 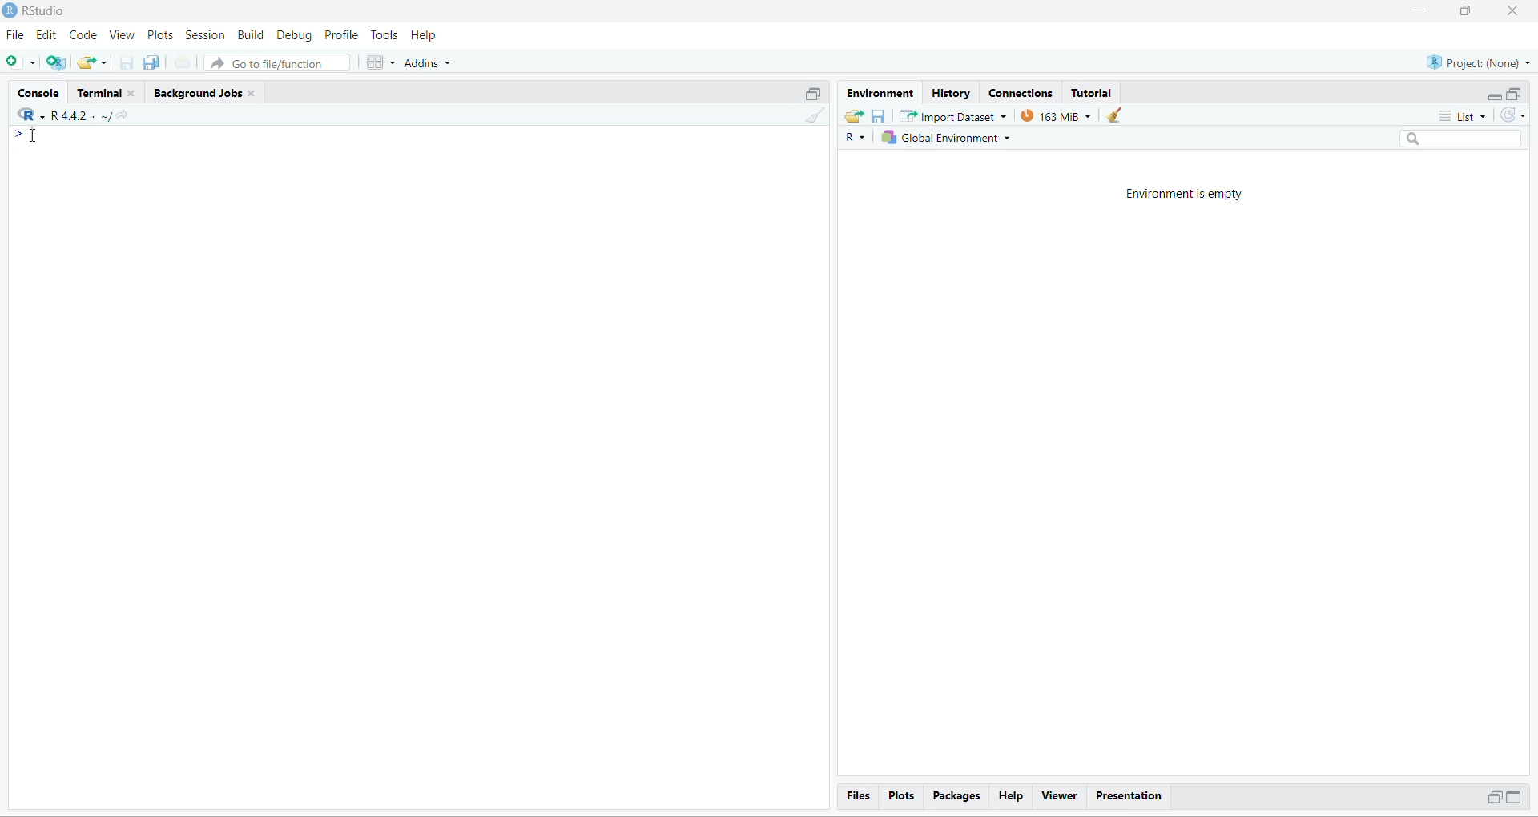 I want to click on save current document, so click(x=126, y=63).